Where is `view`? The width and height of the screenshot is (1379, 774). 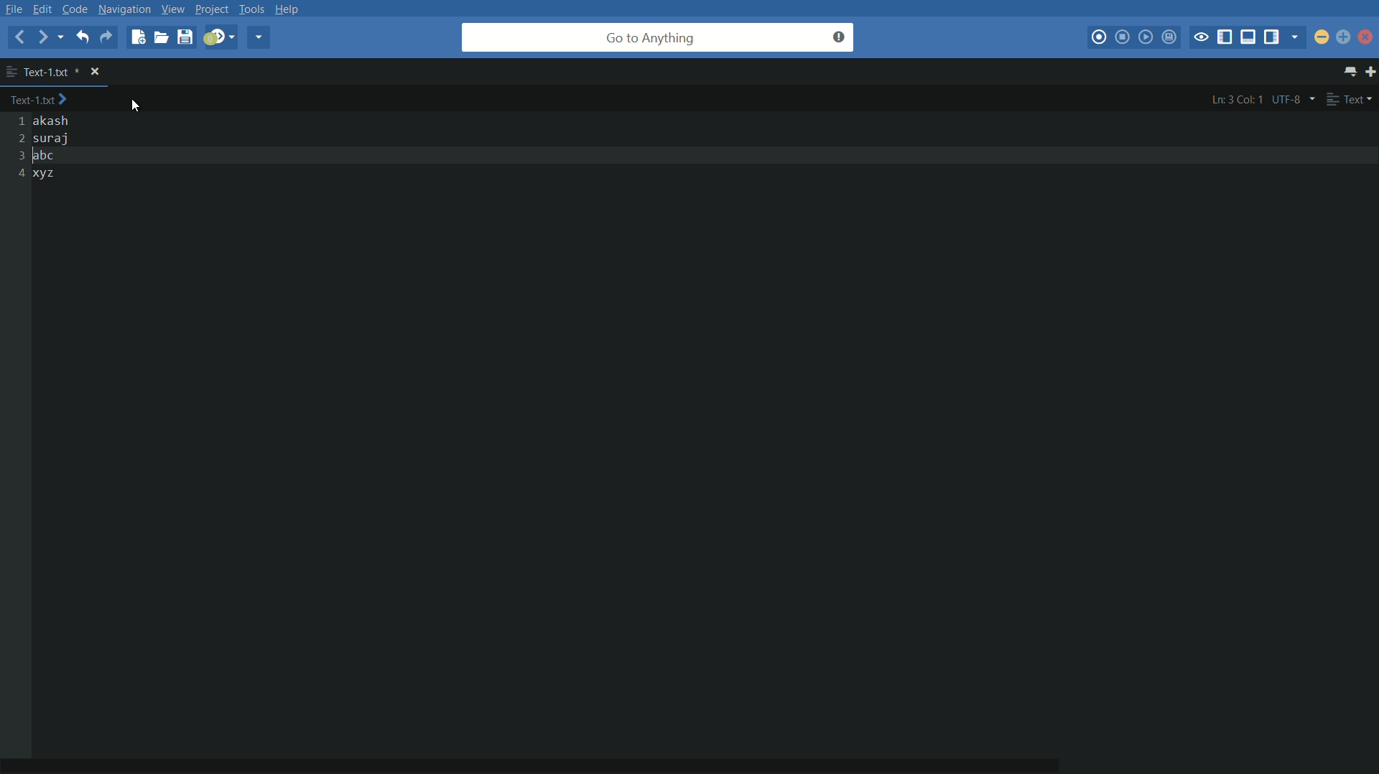
view is located at coordinates (171, 9).